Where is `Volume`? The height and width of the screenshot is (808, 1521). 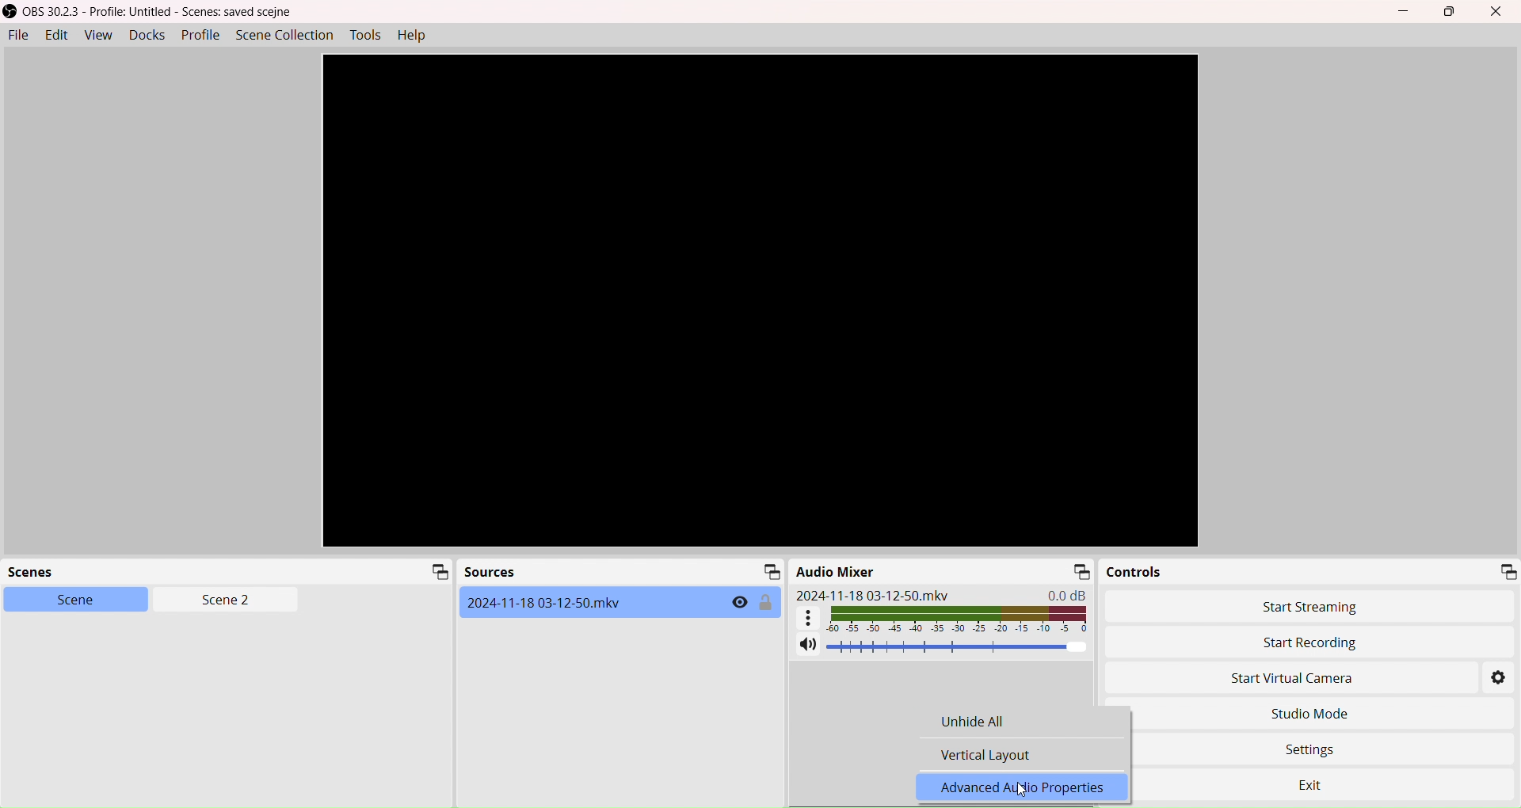
Volume is located at coordinates (959, 647).